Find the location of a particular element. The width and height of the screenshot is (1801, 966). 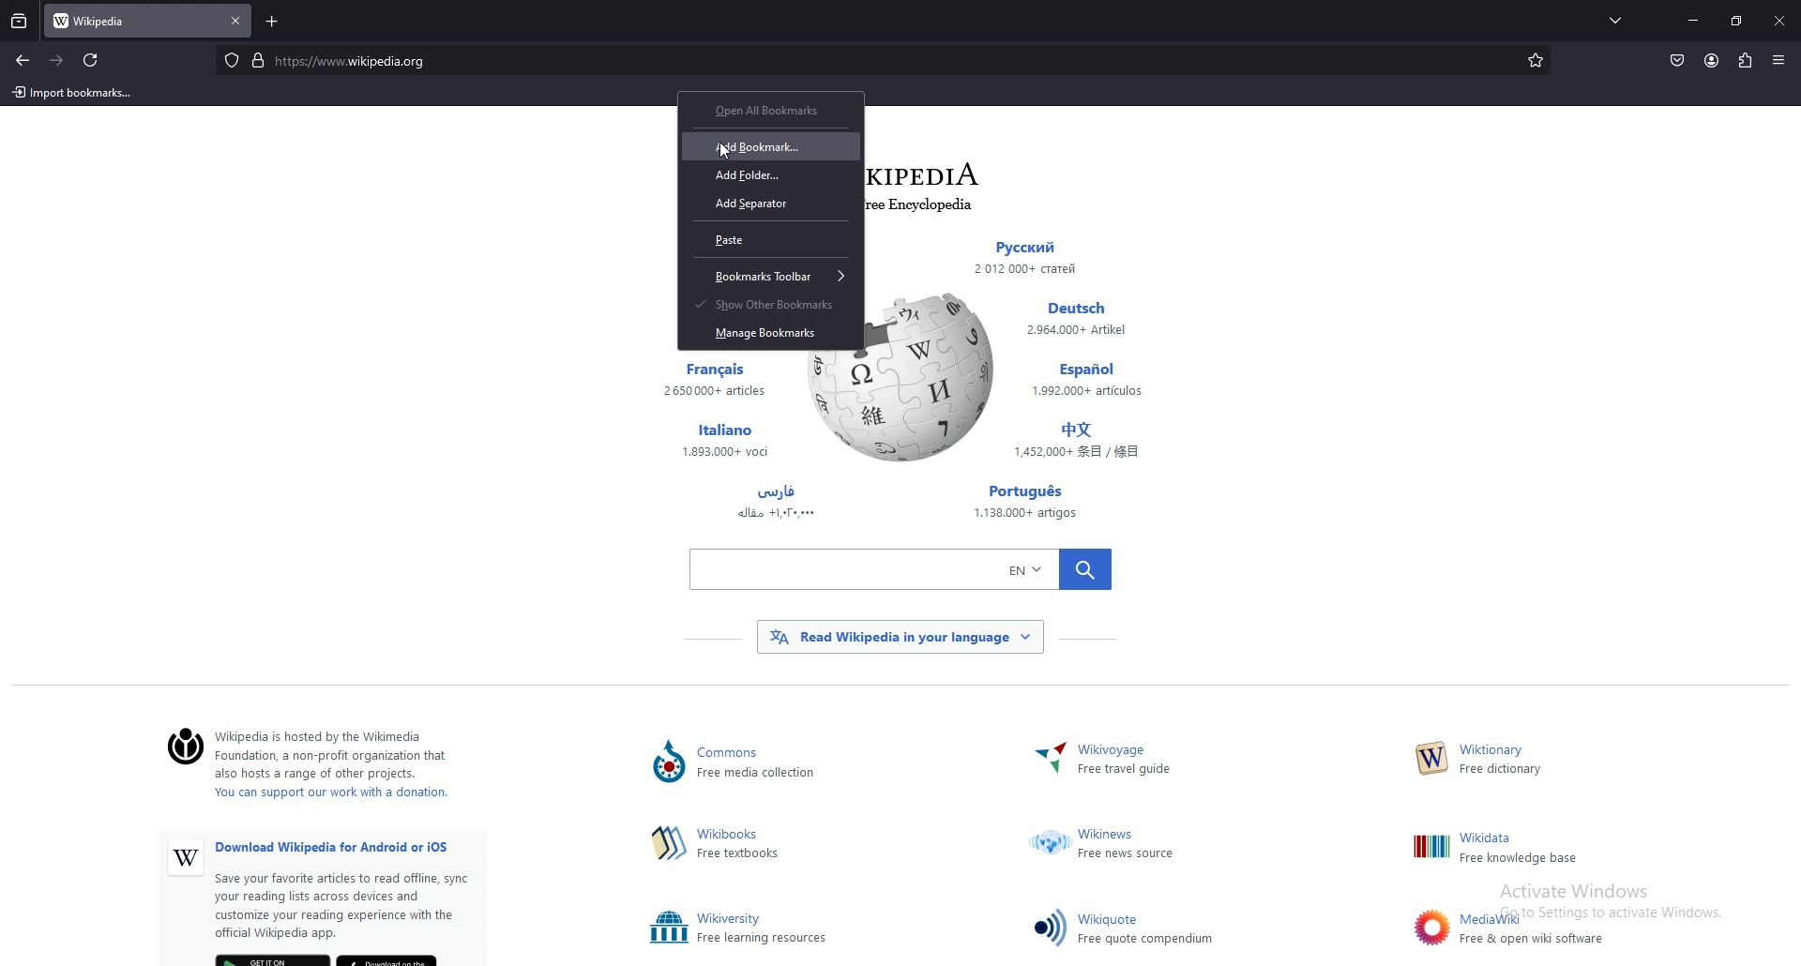

 is located at coordinates (725, 442).